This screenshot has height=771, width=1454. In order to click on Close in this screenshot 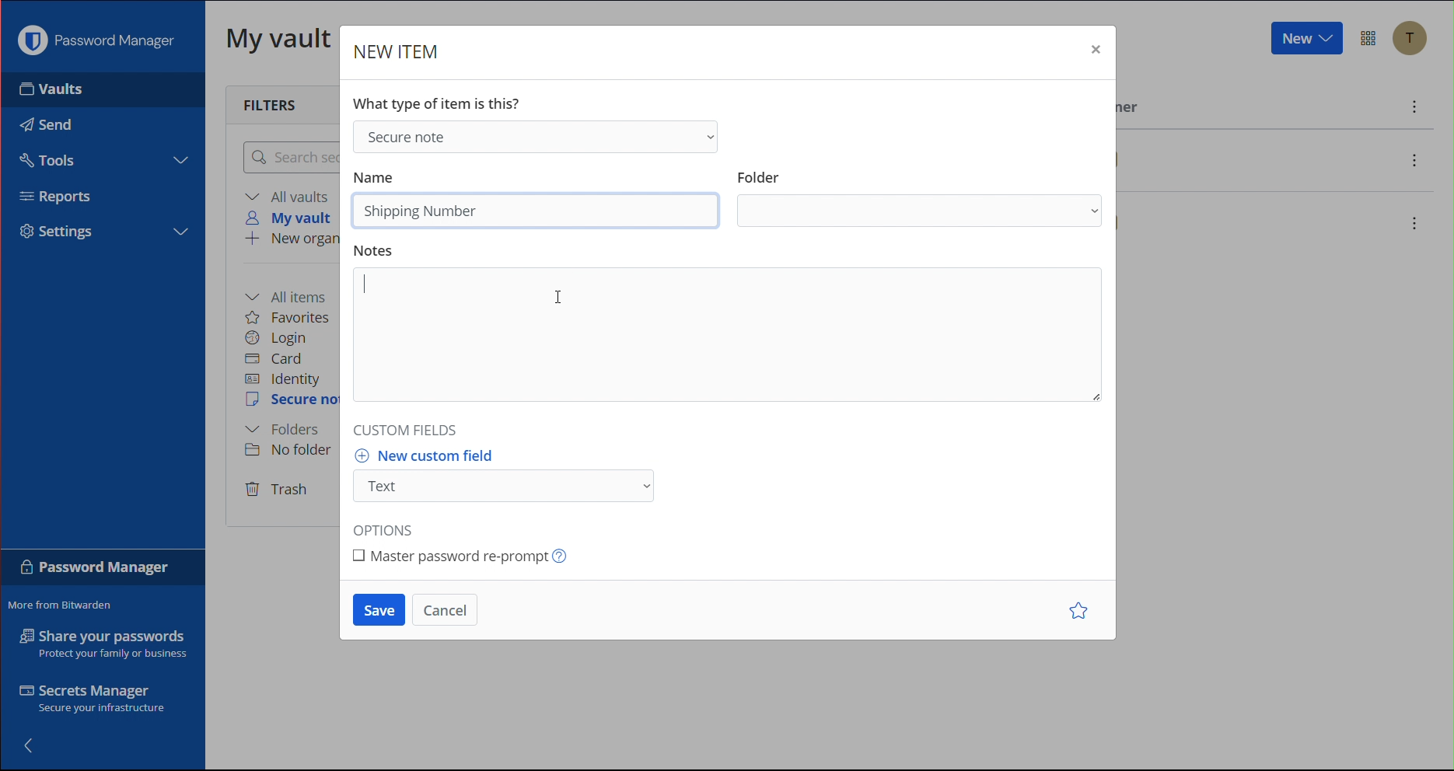, I will do `click(1094, 48)`.